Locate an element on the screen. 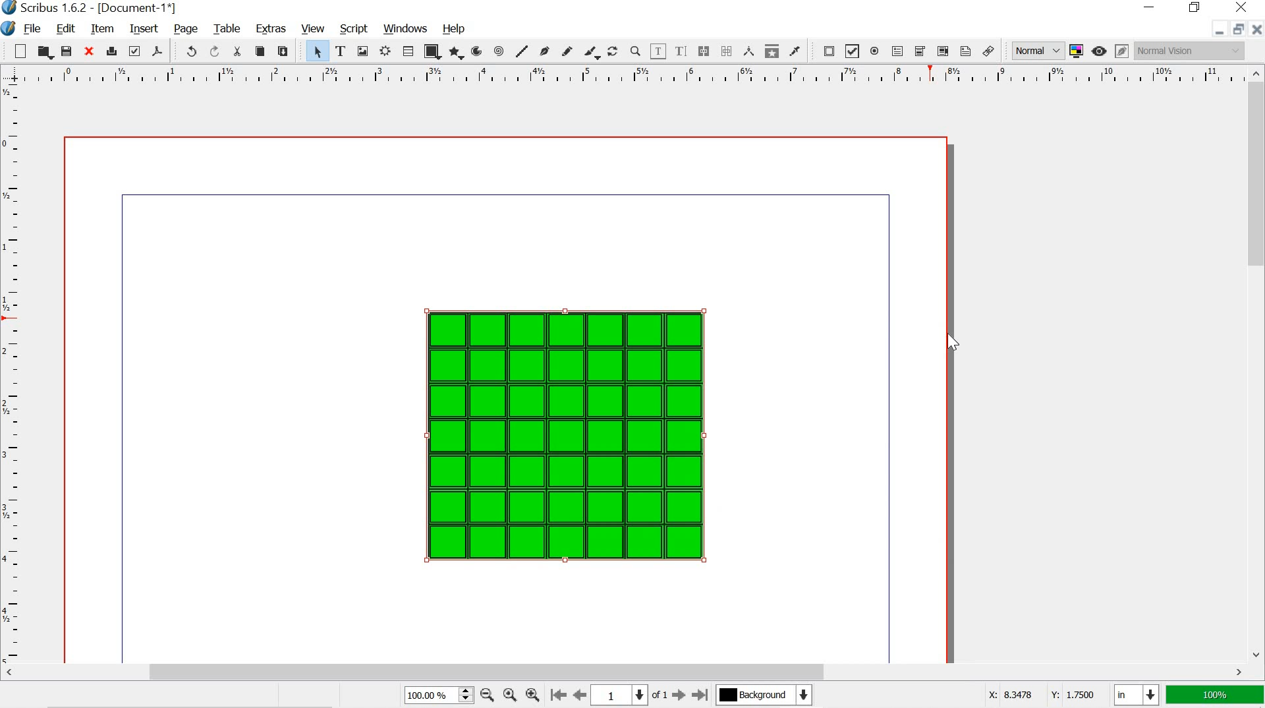 The height and width of the screenshot is (708, 1265). table is located at coordinates (227, 28).